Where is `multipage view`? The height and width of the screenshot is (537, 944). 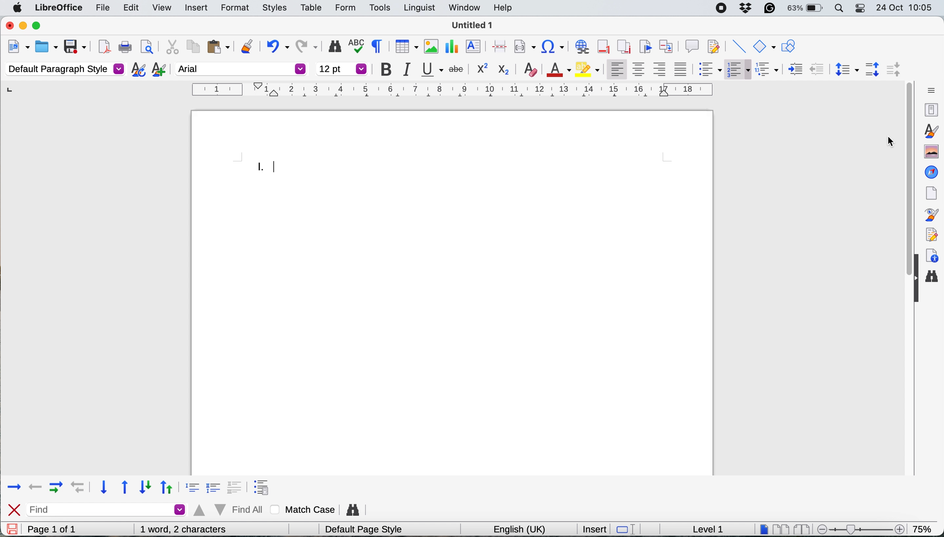 multipage view is located at coordinates (782, 529).